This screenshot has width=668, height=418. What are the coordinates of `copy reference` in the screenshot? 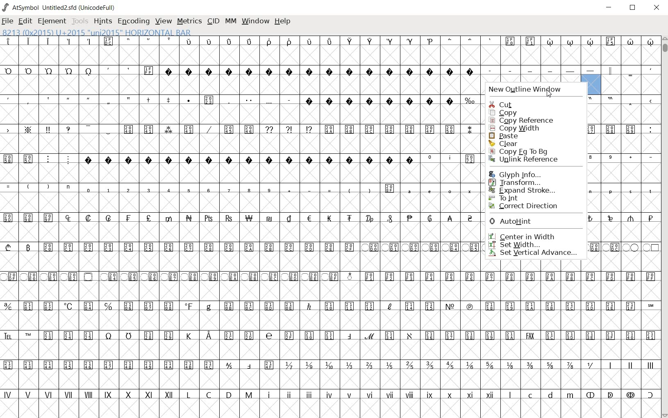 It's located at (522, 120).